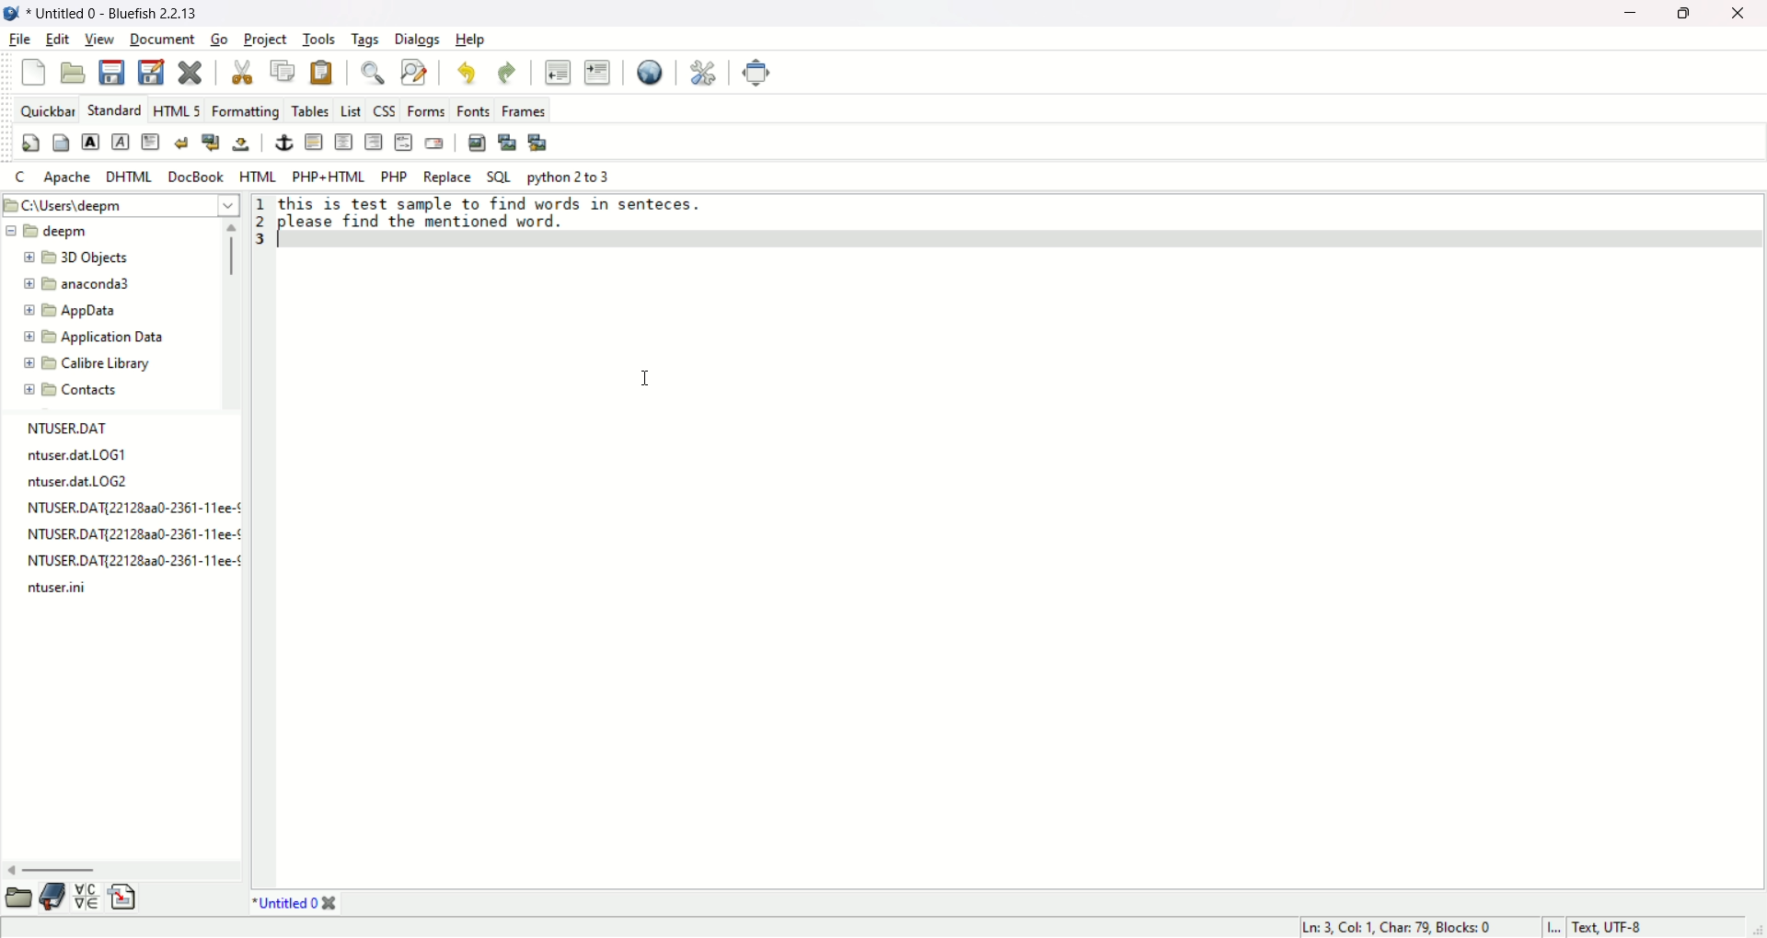 The height and width of the screenshot is (938, 1767). Describe the element at coordinates (124, 898) in the screenshot. I see `insert file` at that location.